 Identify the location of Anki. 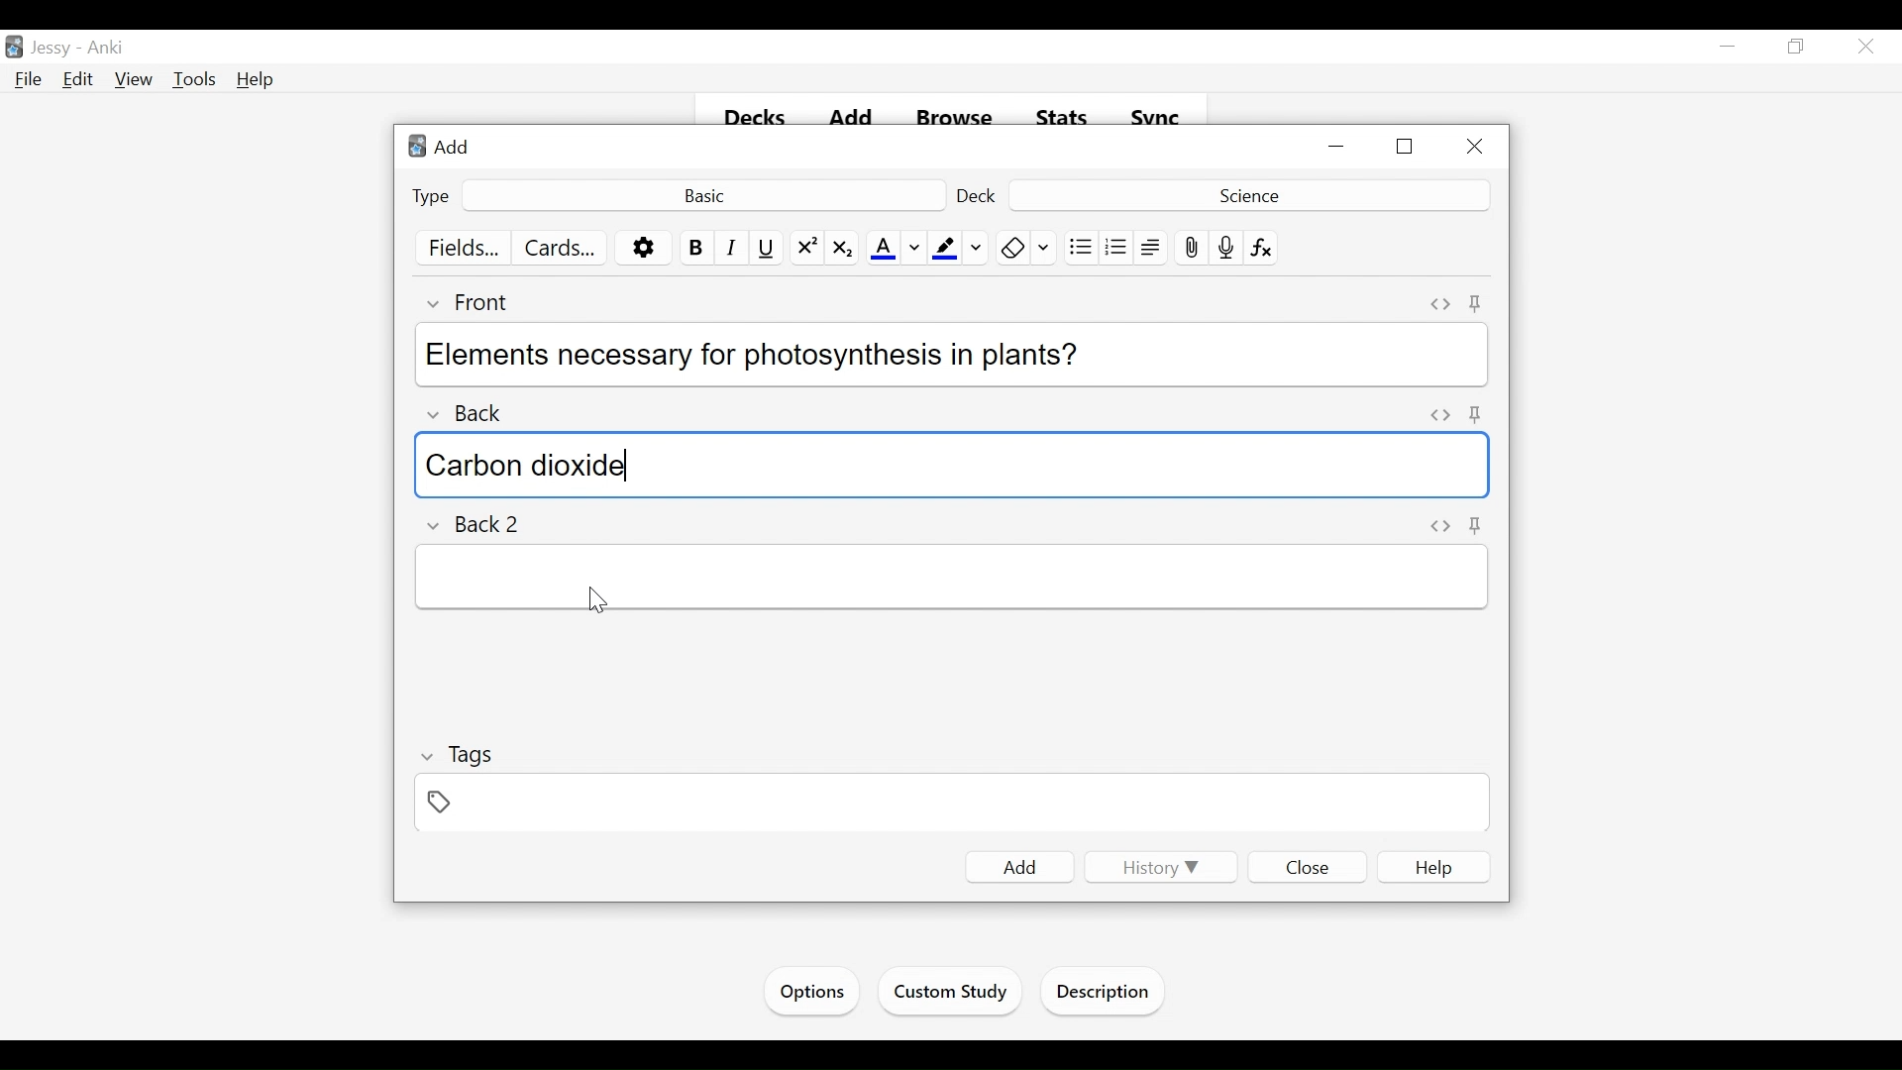
(106, 49).